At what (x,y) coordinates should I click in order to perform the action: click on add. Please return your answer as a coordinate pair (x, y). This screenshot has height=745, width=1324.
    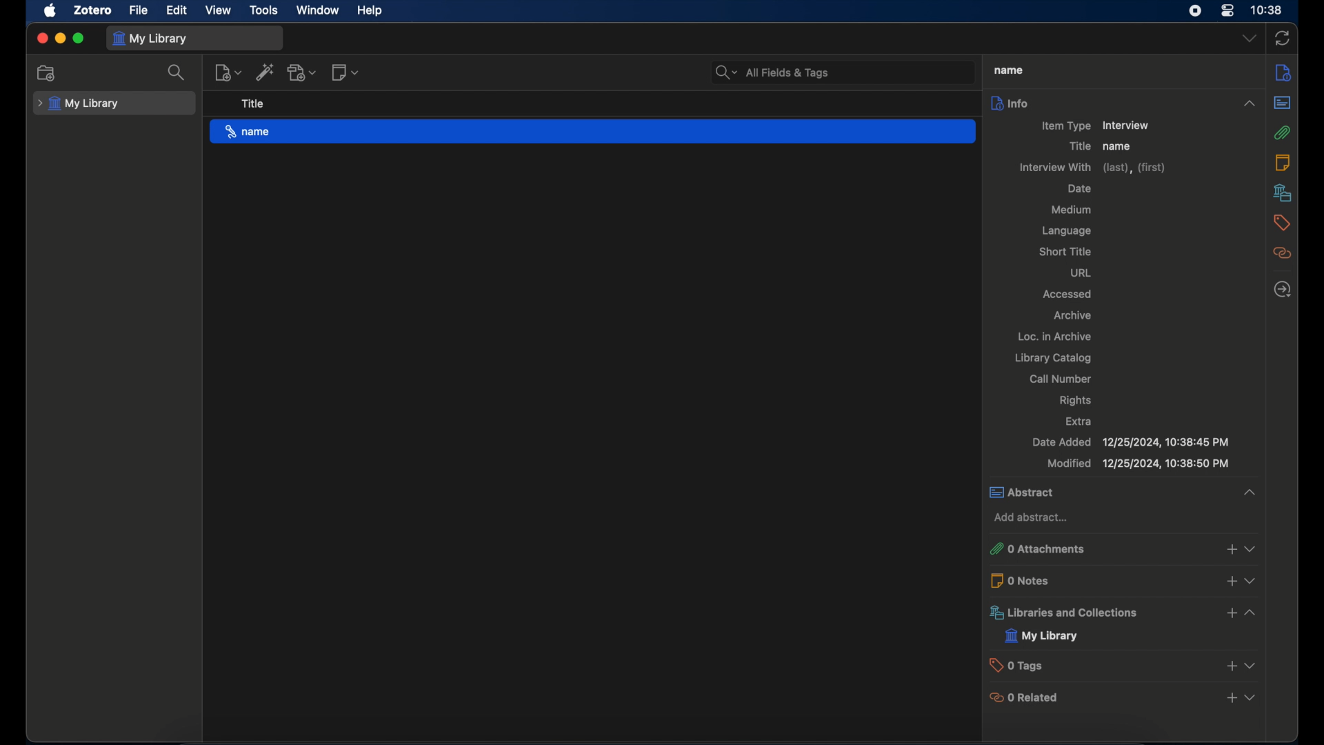
    Looking at the image, I should click on (1230, 549).